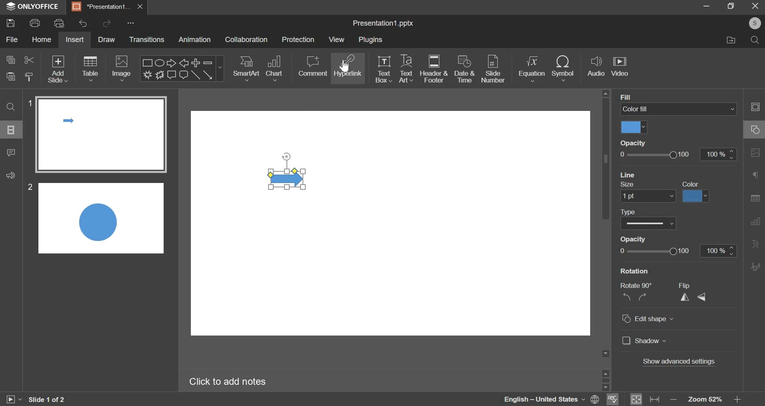 The width and height of the screenshot is (765, 406). What do you see at coordinates (160, 74) in the screenshot?
I see `Explosion 2` at bounding box center [160, 74].